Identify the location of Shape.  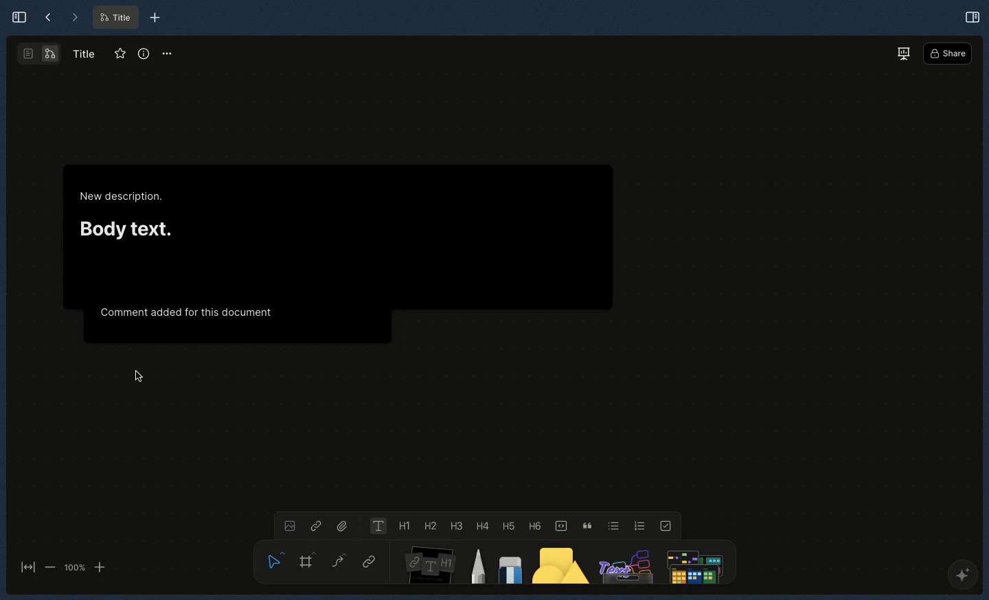
(561, 565).